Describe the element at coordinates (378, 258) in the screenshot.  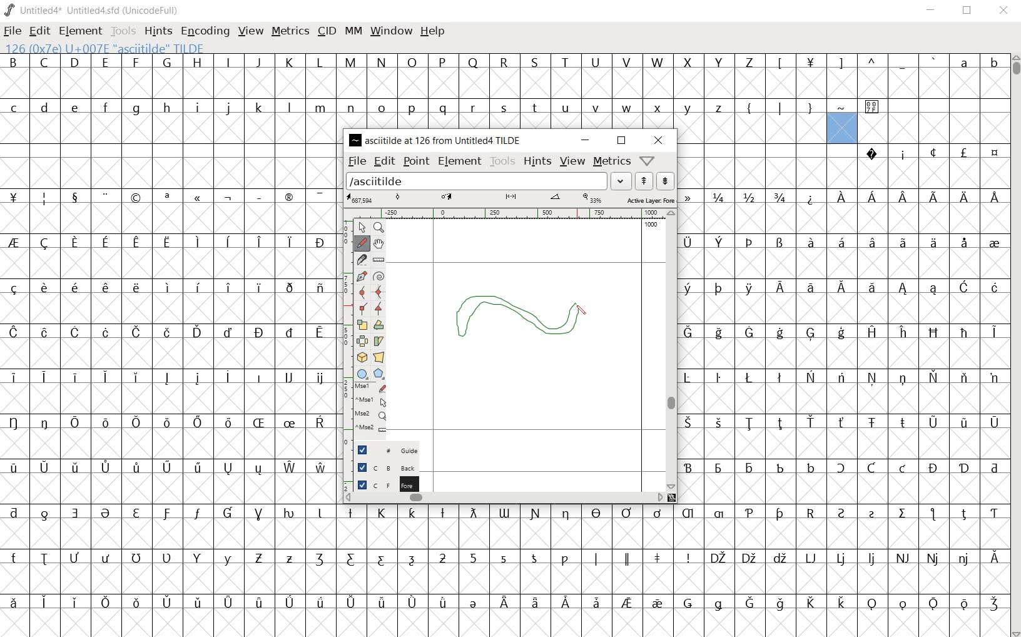
I see `measure a distance, angle between points` at that location.